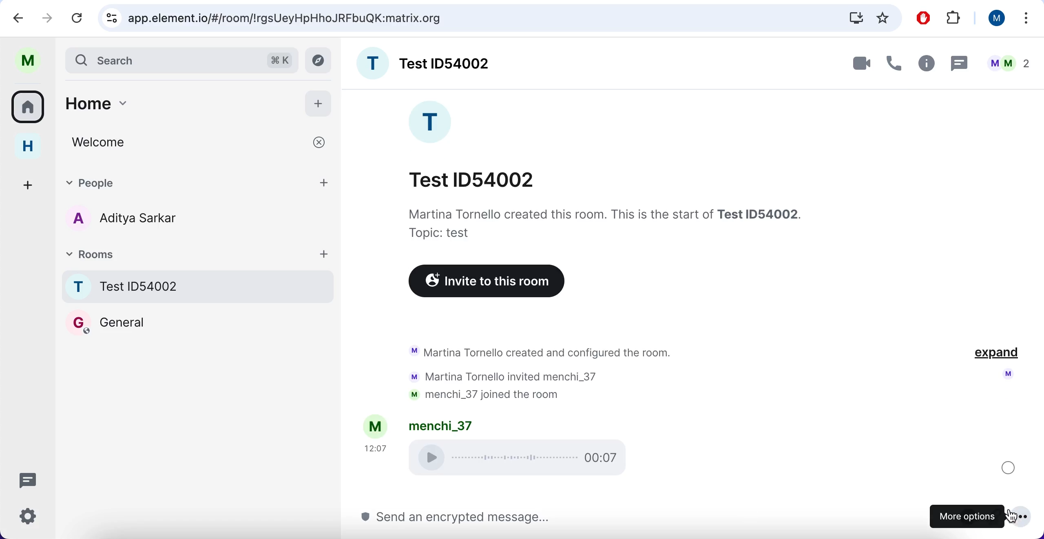 This screenshot has height=539, width=1044. Describe the element at coordinates (922, 17) in the screenshot. I see `ad block` at that location.